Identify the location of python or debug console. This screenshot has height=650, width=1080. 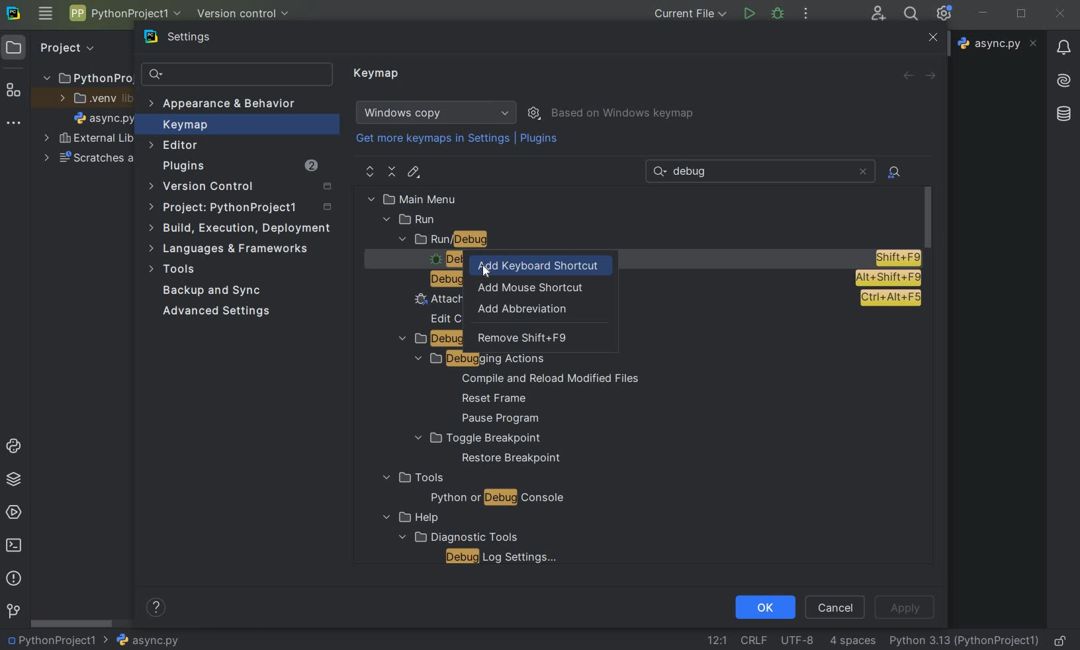
(497, 499).